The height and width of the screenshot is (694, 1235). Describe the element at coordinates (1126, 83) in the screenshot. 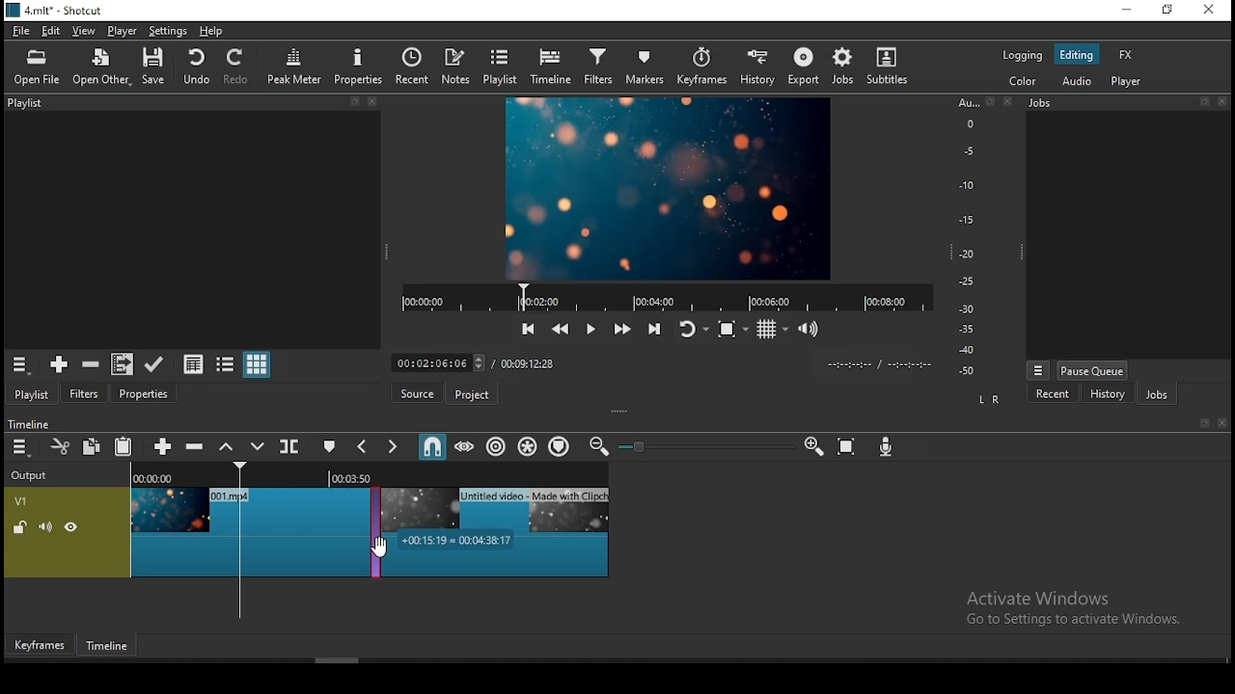

I see `player` at that location.